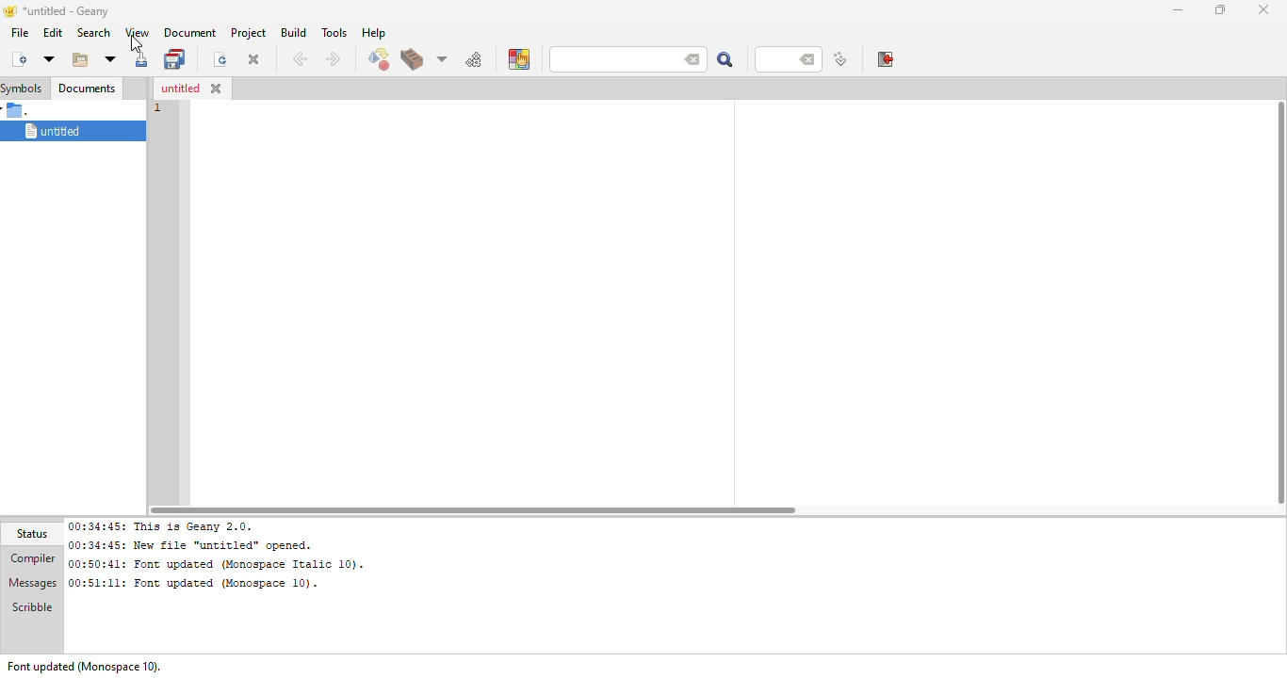 Image resolution: width=1287 pixels, height=678 pixels. What do you see at coordinates (21, 110) in the screenshot?
I see `.` at bounding box center [21, 110].